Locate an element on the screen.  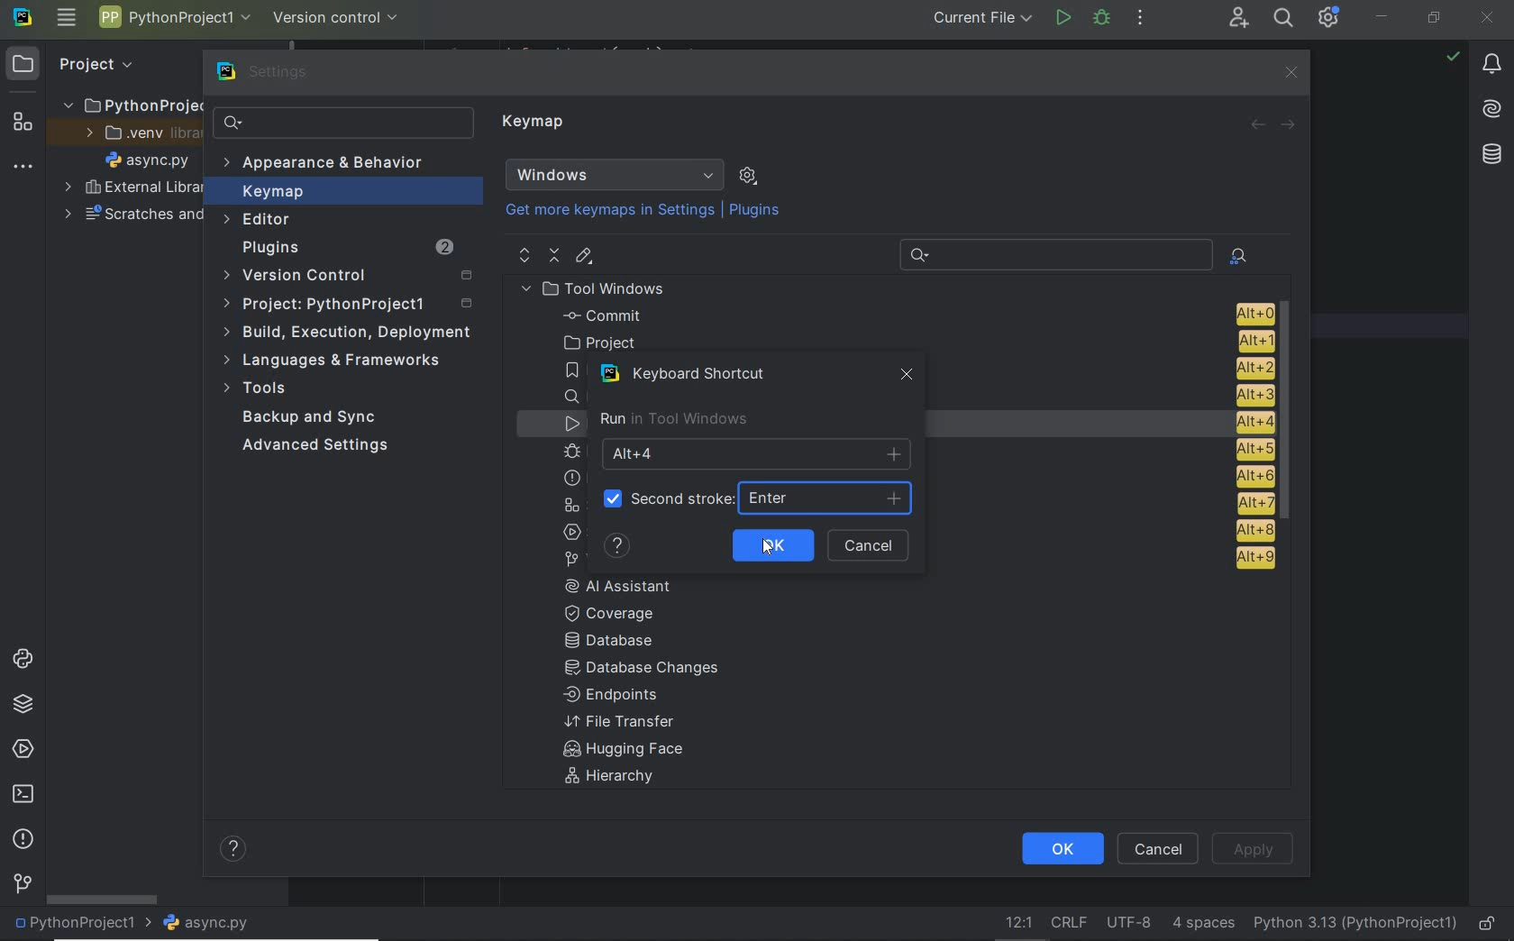
system name is located at coordinates (23, 18).